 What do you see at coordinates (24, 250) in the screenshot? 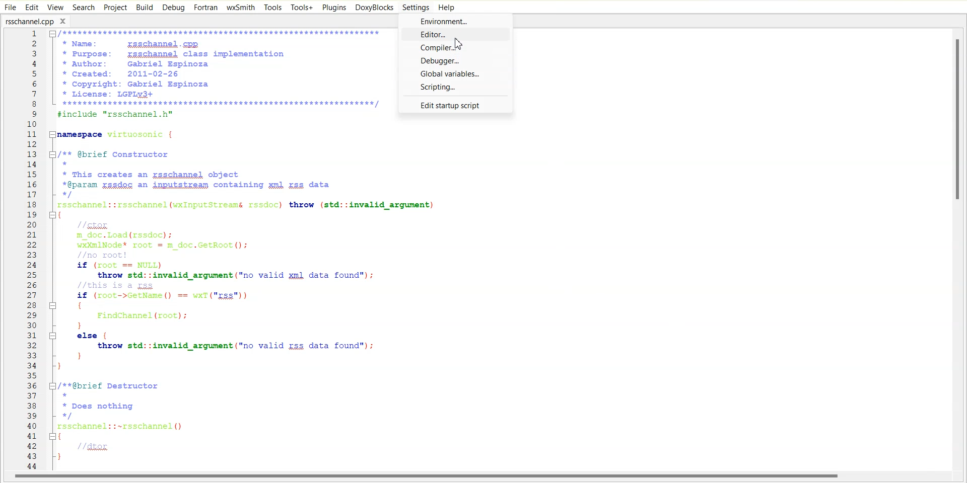
I see `Line Number` at bounding box center [24, 250].